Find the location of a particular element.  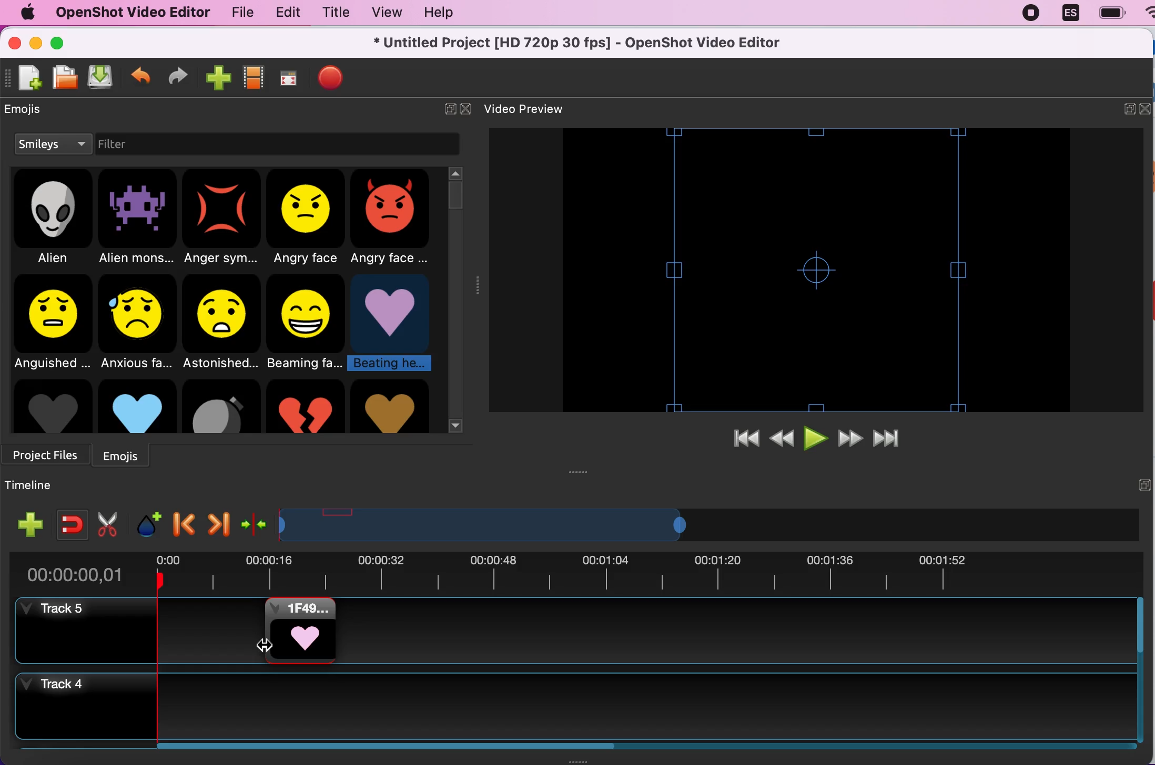

openshot video editor is located at coordinates (128, 12).